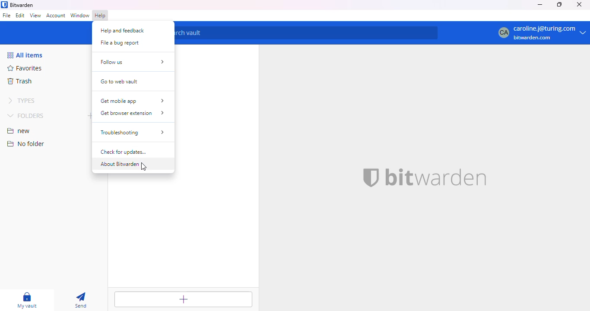 This screenshot has width=590, height=311. Describe the element at coordinates (19, 131) in the screenshot. I see `new` at that location.